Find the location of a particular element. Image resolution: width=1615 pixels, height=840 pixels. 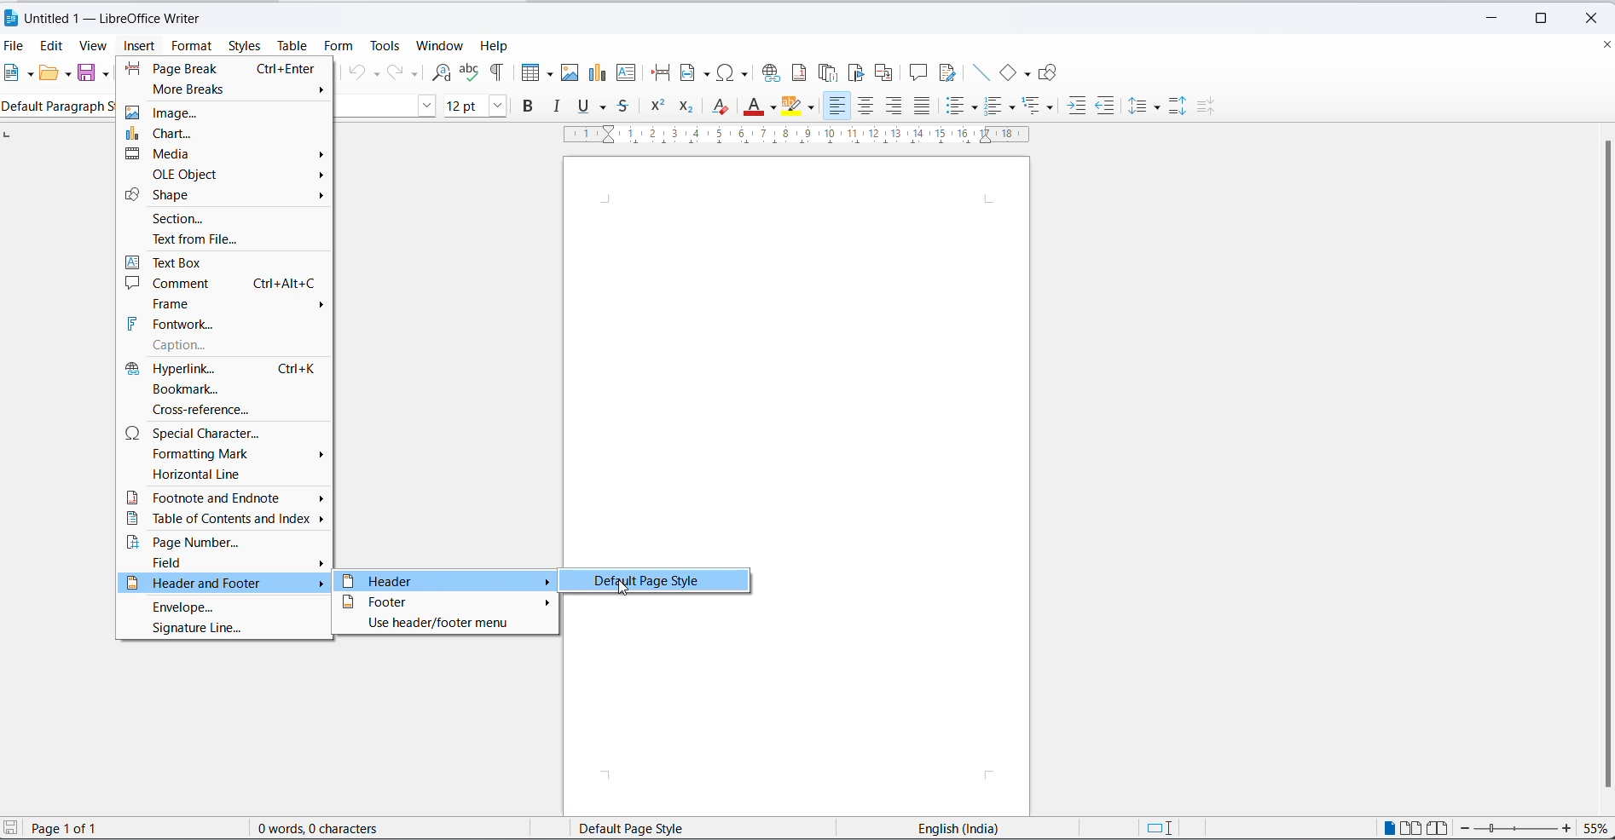

table grid is located at coordinates (547, 74).